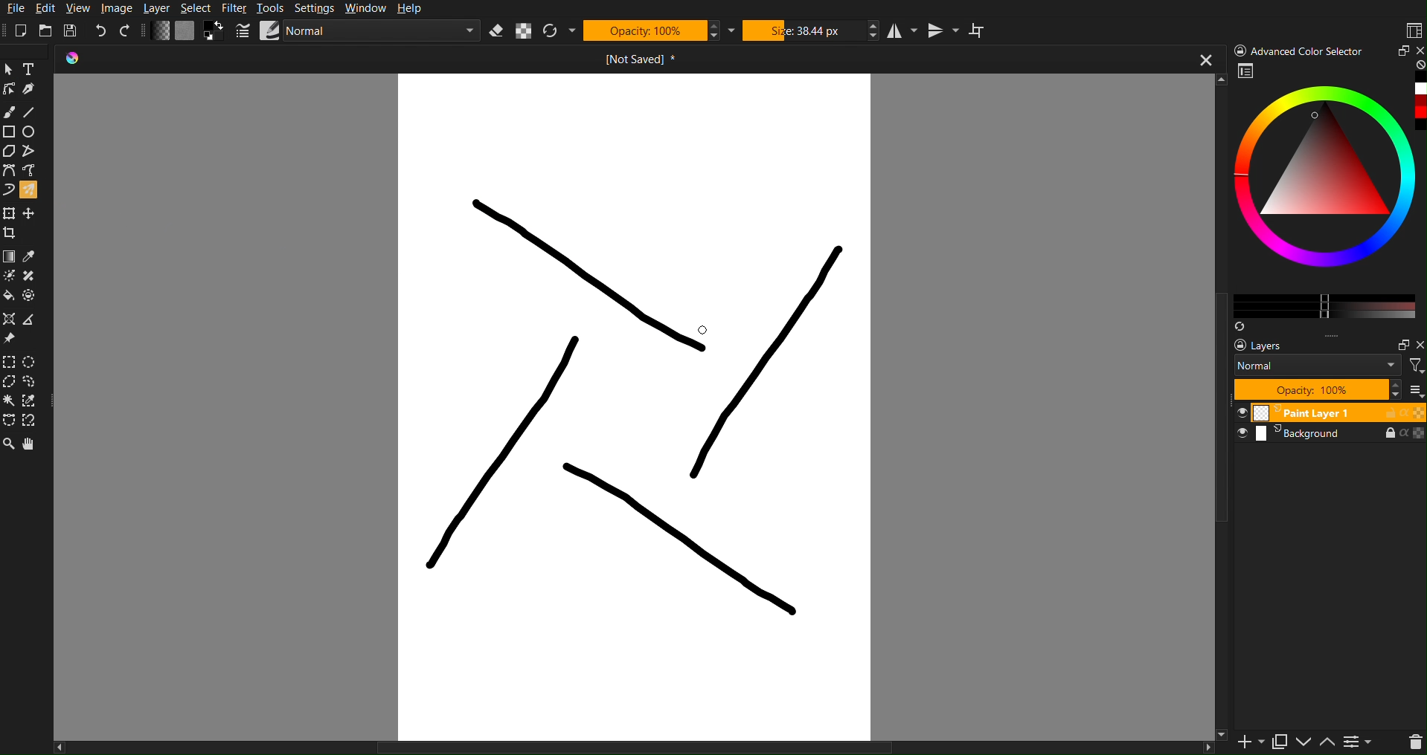 Image resolution: width=1427 pixels, height=755 pixels. What do you see at coordinates (10, 112) in the screenshot?
I see `Brush` at bounding box center [10, 112].